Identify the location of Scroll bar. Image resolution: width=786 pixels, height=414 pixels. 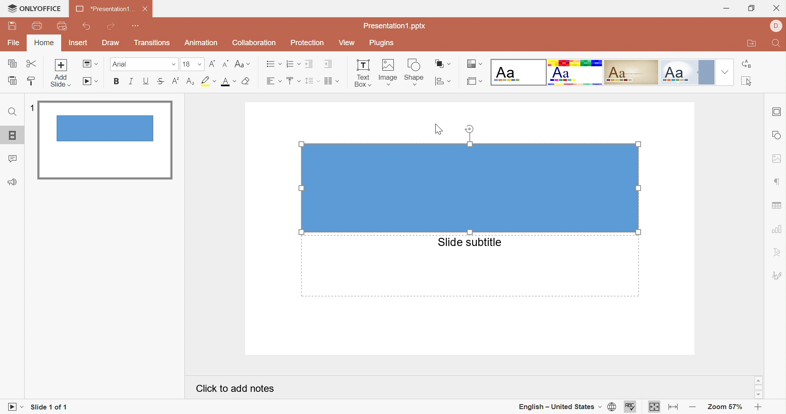
(759, 387).